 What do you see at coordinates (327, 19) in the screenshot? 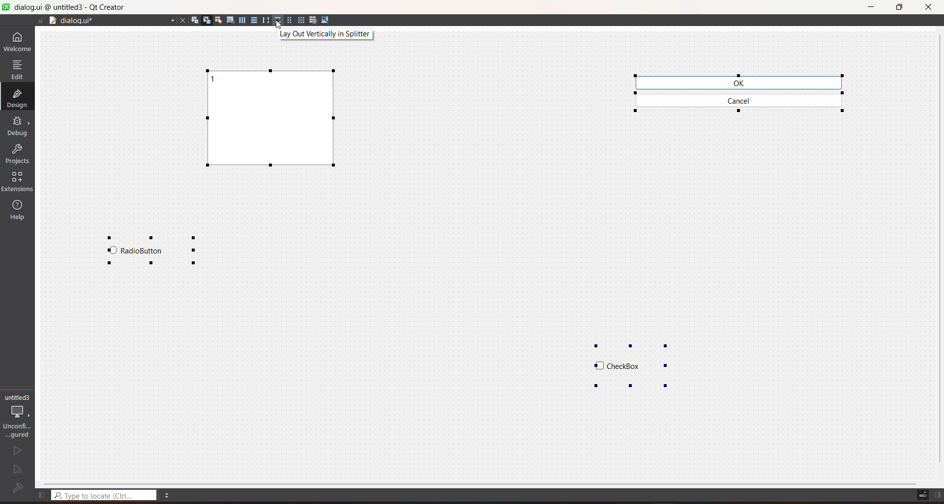
I see `adjust size` at bounding box center [327, 19].